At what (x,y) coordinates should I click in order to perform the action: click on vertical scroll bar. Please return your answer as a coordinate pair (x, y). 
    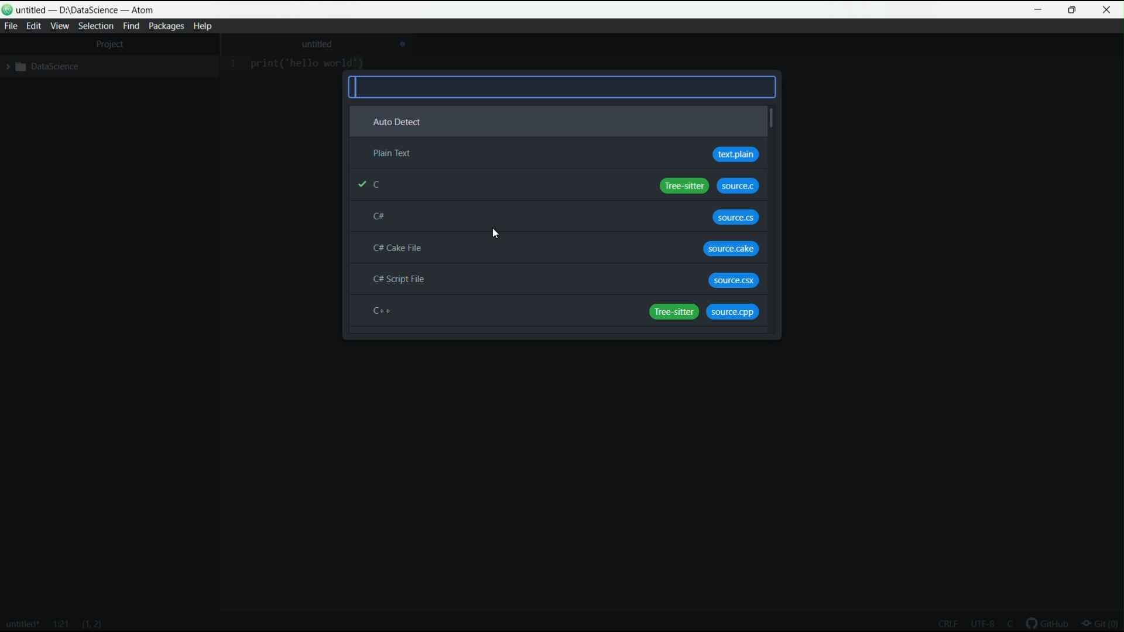
    Looking at the image, I should click on (770, 121).